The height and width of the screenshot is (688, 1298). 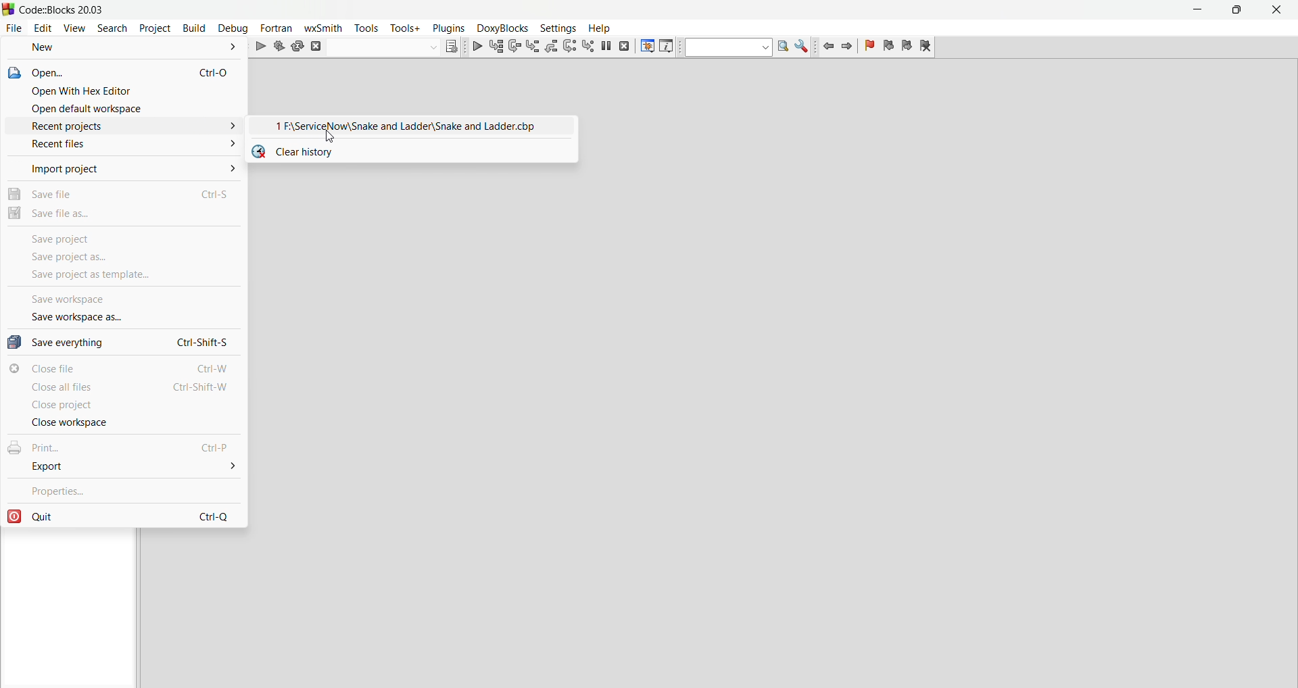 I want to click on build and run, so click(x=281, y=47).